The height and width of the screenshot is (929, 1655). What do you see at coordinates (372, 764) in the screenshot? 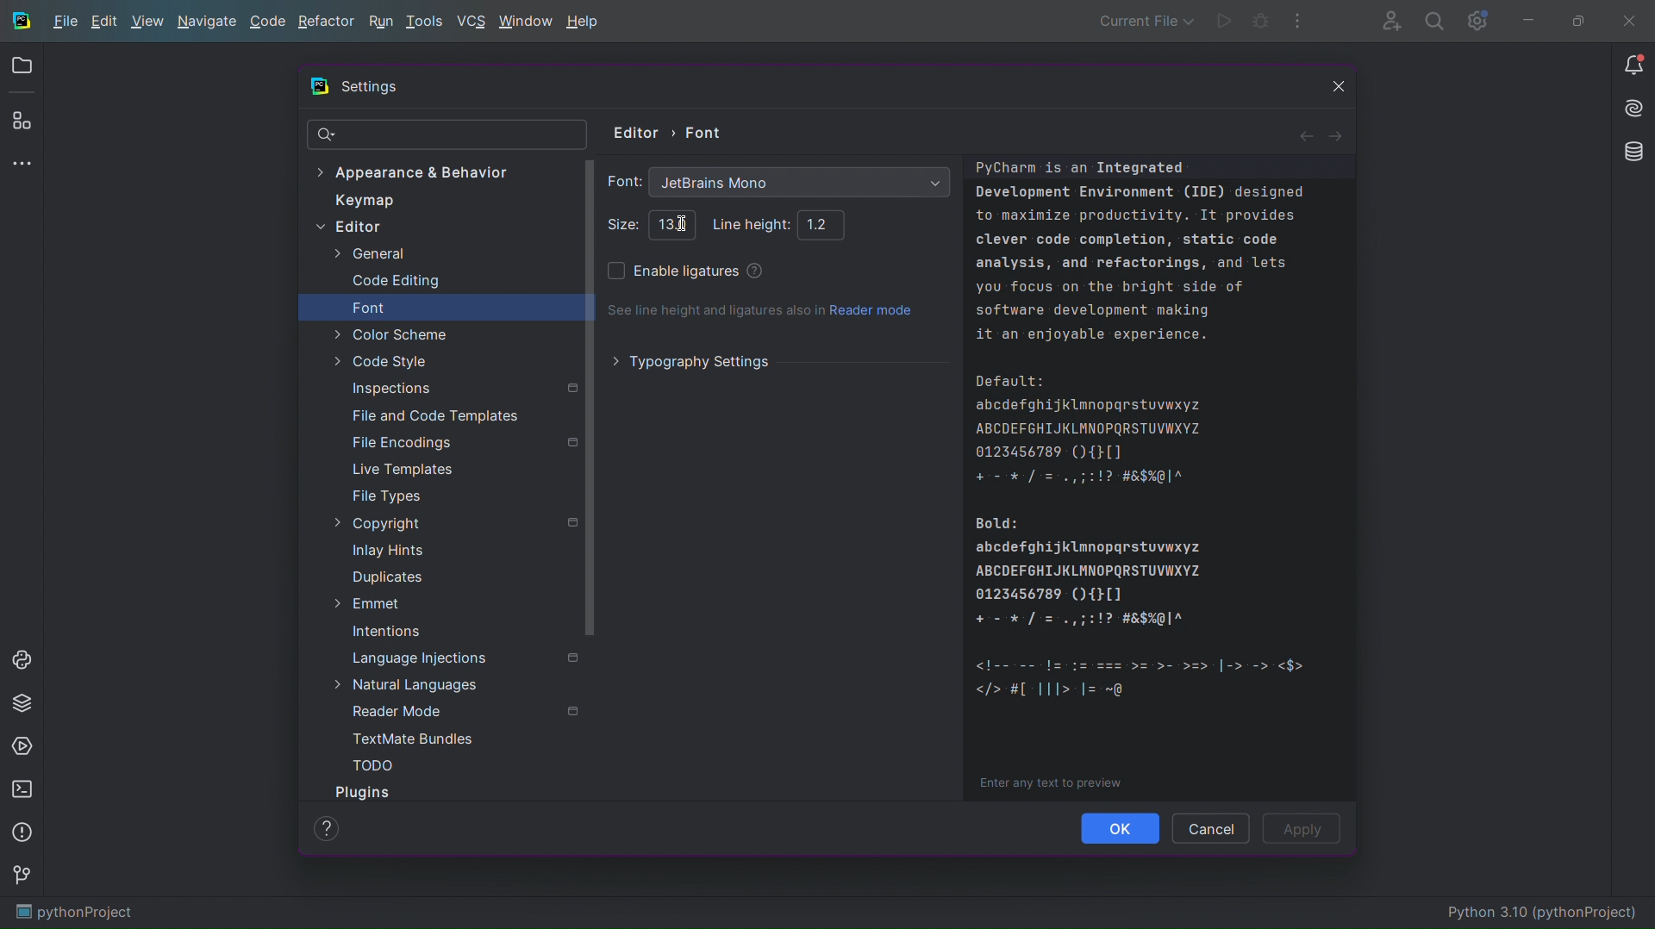
I see `TODO` at bounding box center [372, 764].